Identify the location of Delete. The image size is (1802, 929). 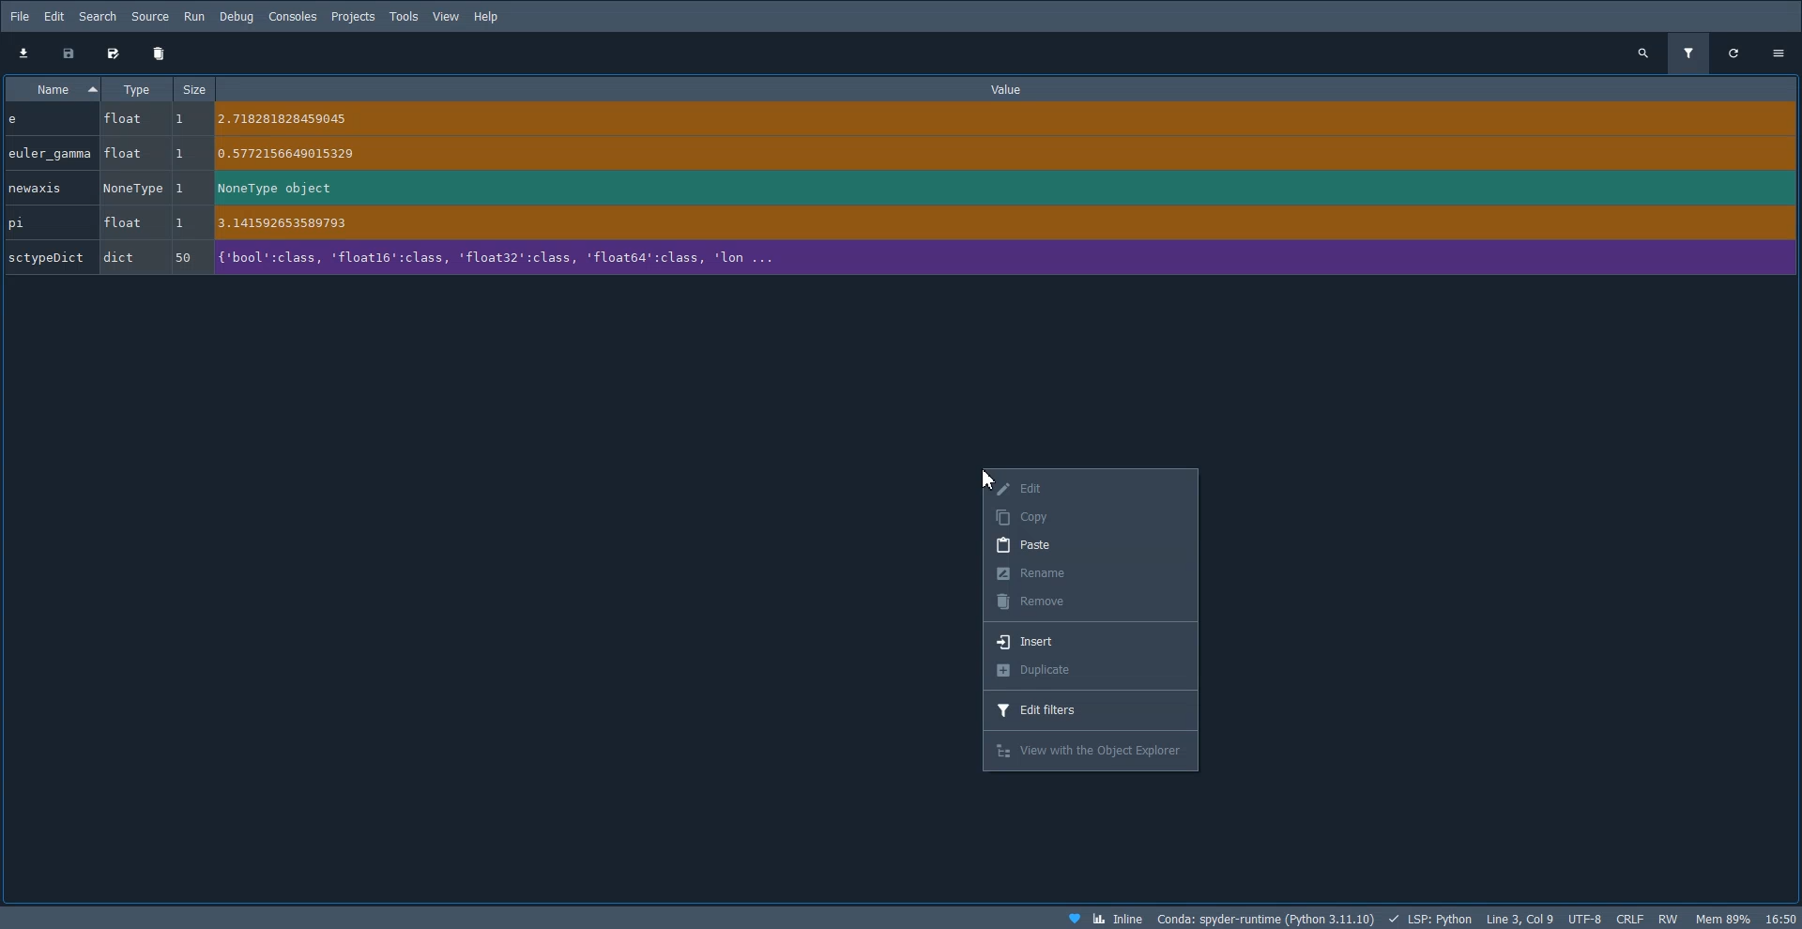
(159, 53).